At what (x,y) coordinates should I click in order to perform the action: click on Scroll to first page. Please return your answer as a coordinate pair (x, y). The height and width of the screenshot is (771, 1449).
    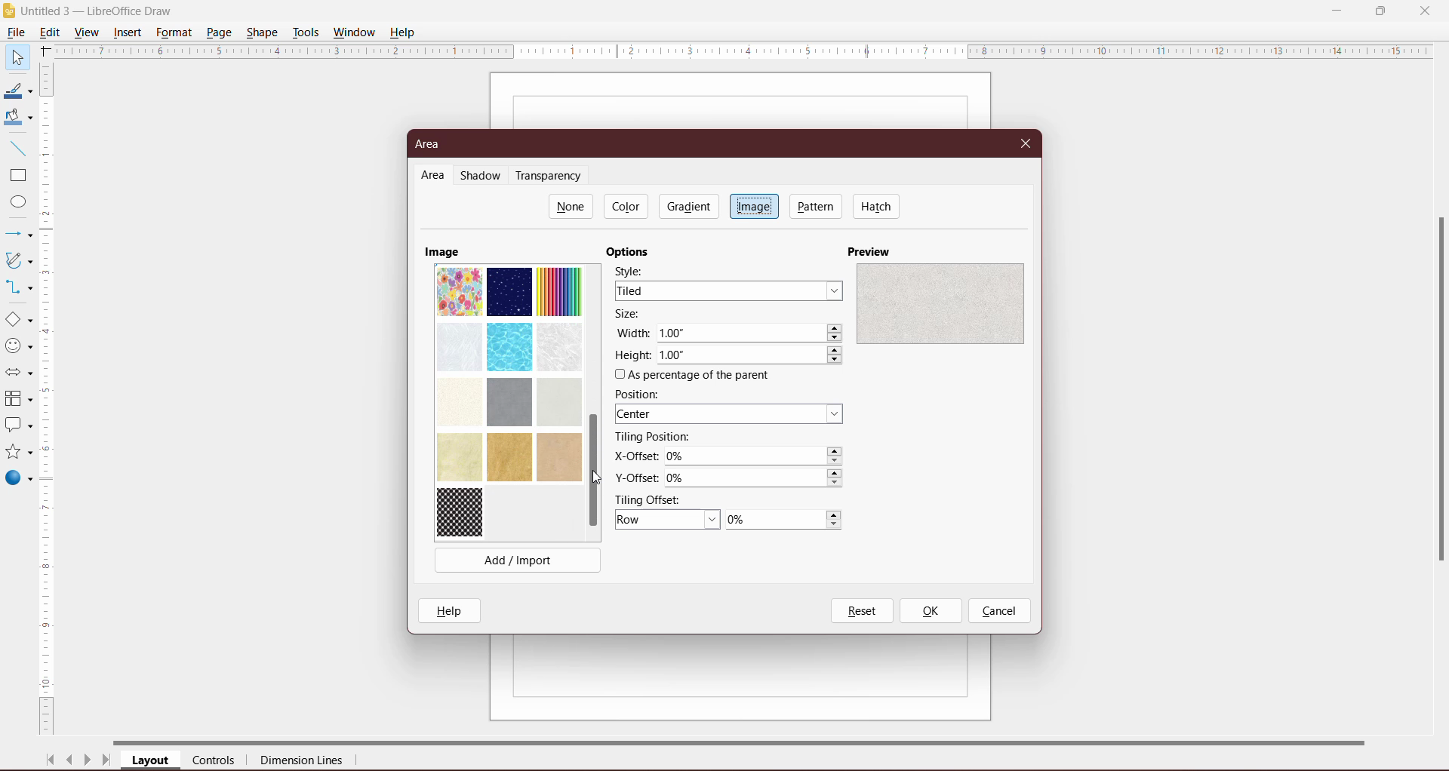
    Looking at the image, I should click on (51, 760).